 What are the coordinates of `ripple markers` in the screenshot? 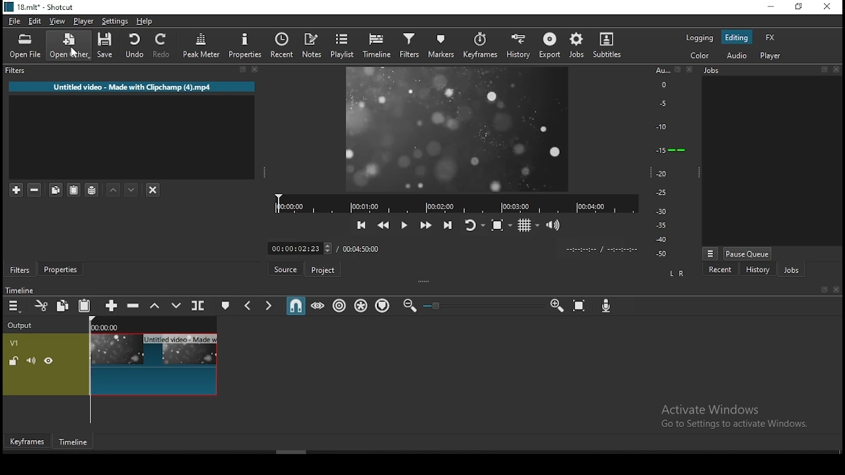 It's located at (382, 306).